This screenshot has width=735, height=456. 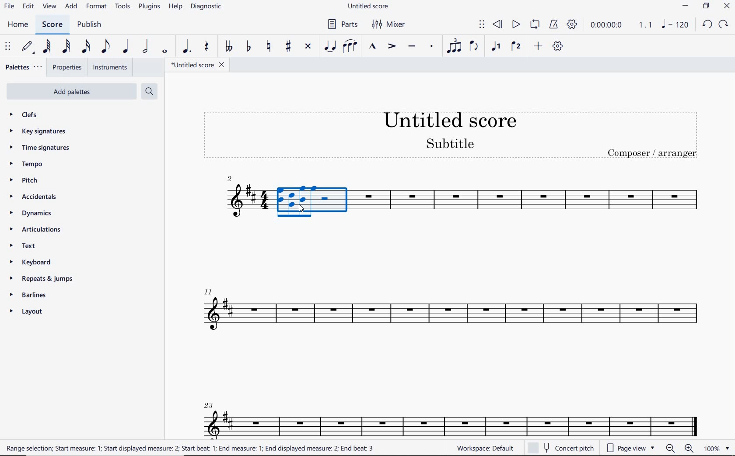 I want to click on SCORE, so click(x=52, y=25).